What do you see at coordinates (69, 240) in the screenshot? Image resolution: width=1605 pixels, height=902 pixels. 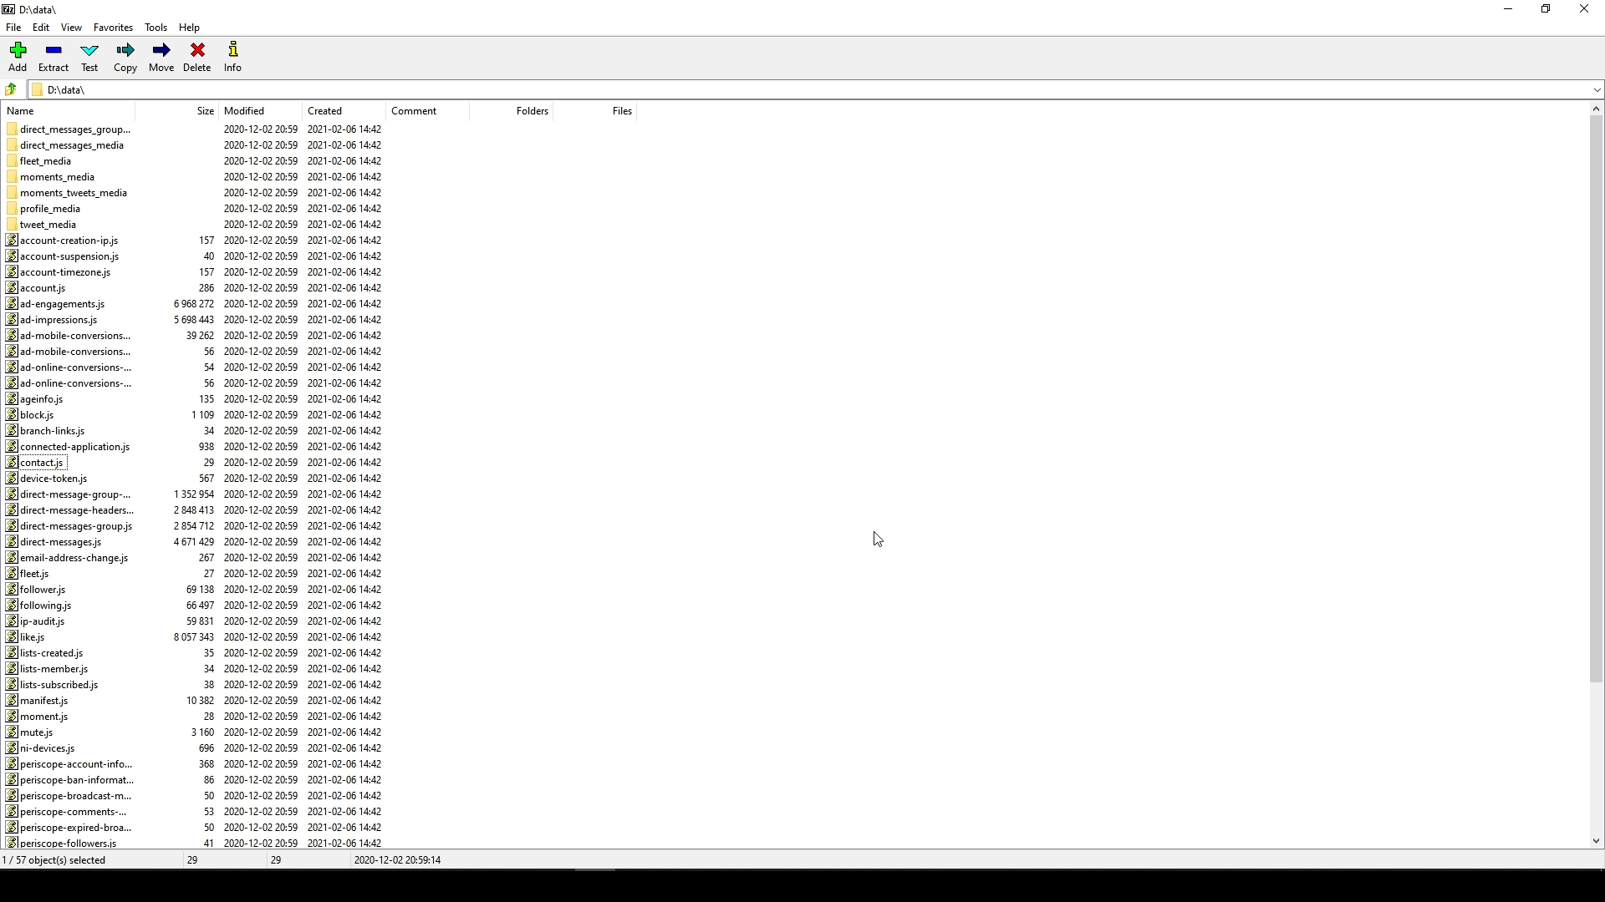 I see `account-creation-ip.js` at bounding box center [69, 240].